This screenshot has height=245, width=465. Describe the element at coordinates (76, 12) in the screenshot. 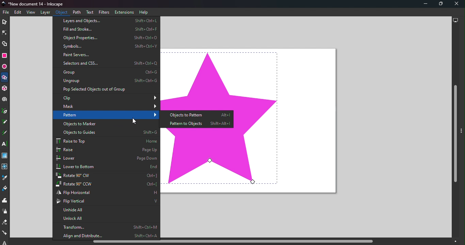

I see `Path` at that location.